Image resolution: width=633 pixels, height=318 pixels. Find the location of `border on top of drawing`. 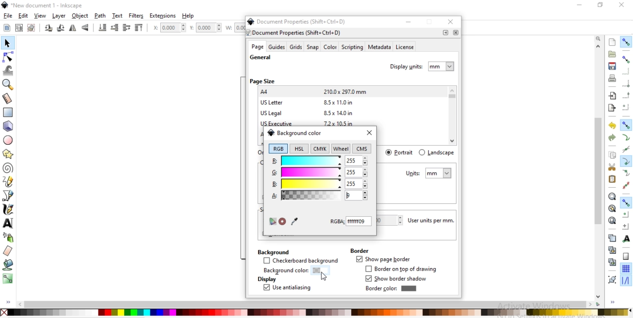

border on top of drawing is located at coordinates (403, 269).